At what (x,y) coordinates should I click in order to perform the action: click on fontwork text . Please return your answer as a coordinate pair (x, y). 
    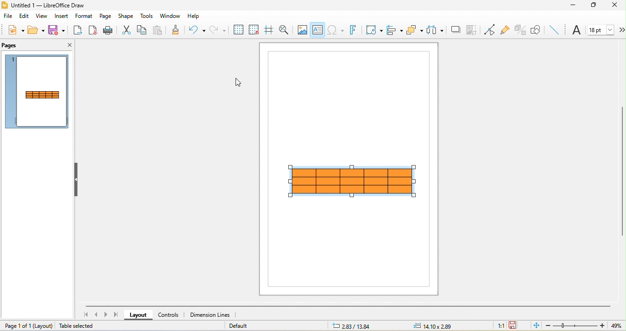
    Looking at the image, I should click on (353, 30).